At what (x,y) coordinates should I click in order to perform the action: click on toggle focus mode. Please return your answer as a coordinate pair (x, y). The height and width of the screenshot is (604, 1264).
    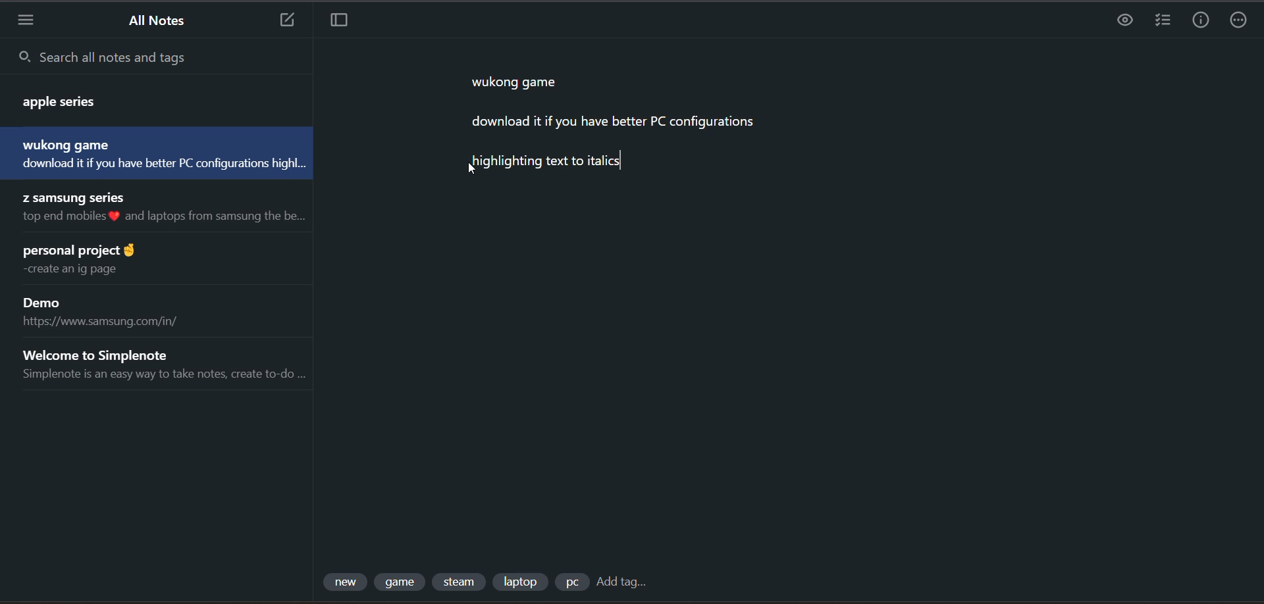
    Looking at the image, I should click on (340, 22).